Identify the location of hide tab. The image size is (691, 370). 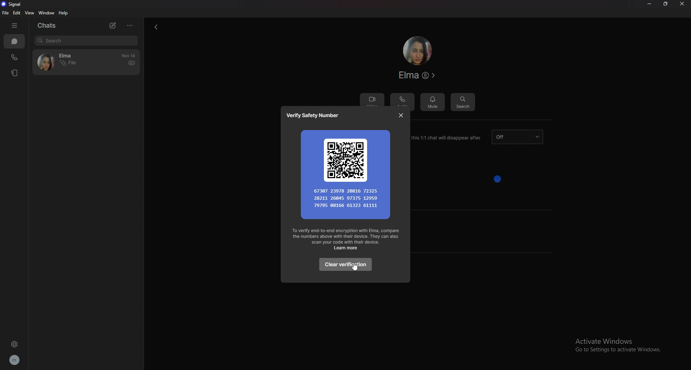
(15, 26).